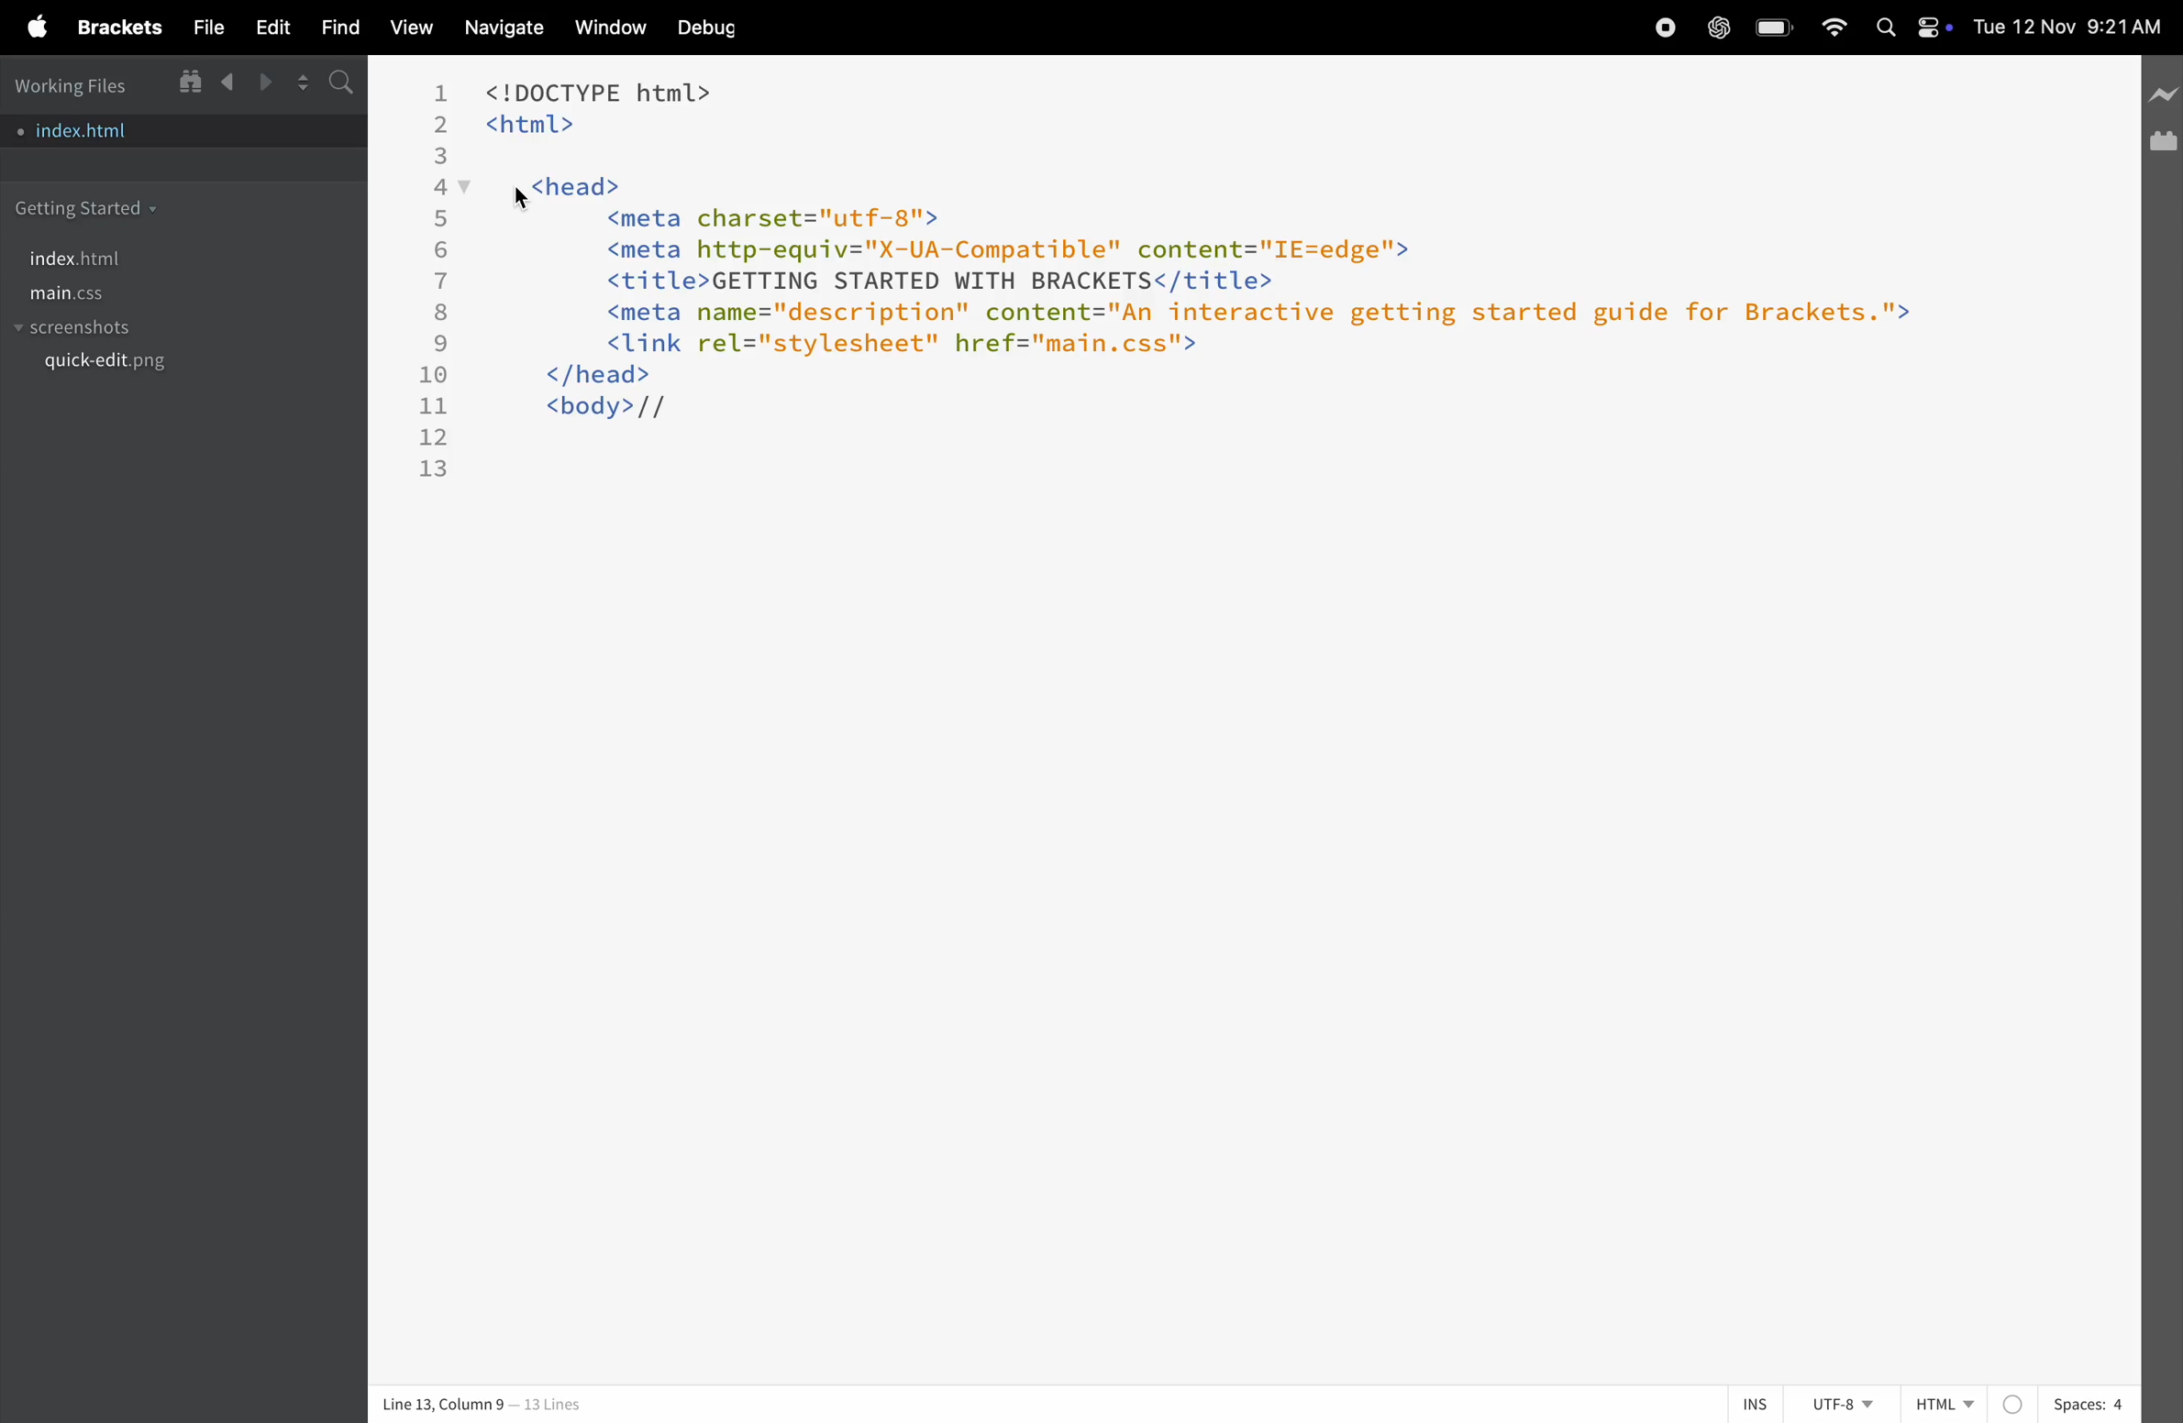 Image resolution: width=2183 pixels, height=1423 pixels. What do you see at coordinates (1913, 28) in the screenshot?
I see `apple widgets` at bounding box center [1913, 28].